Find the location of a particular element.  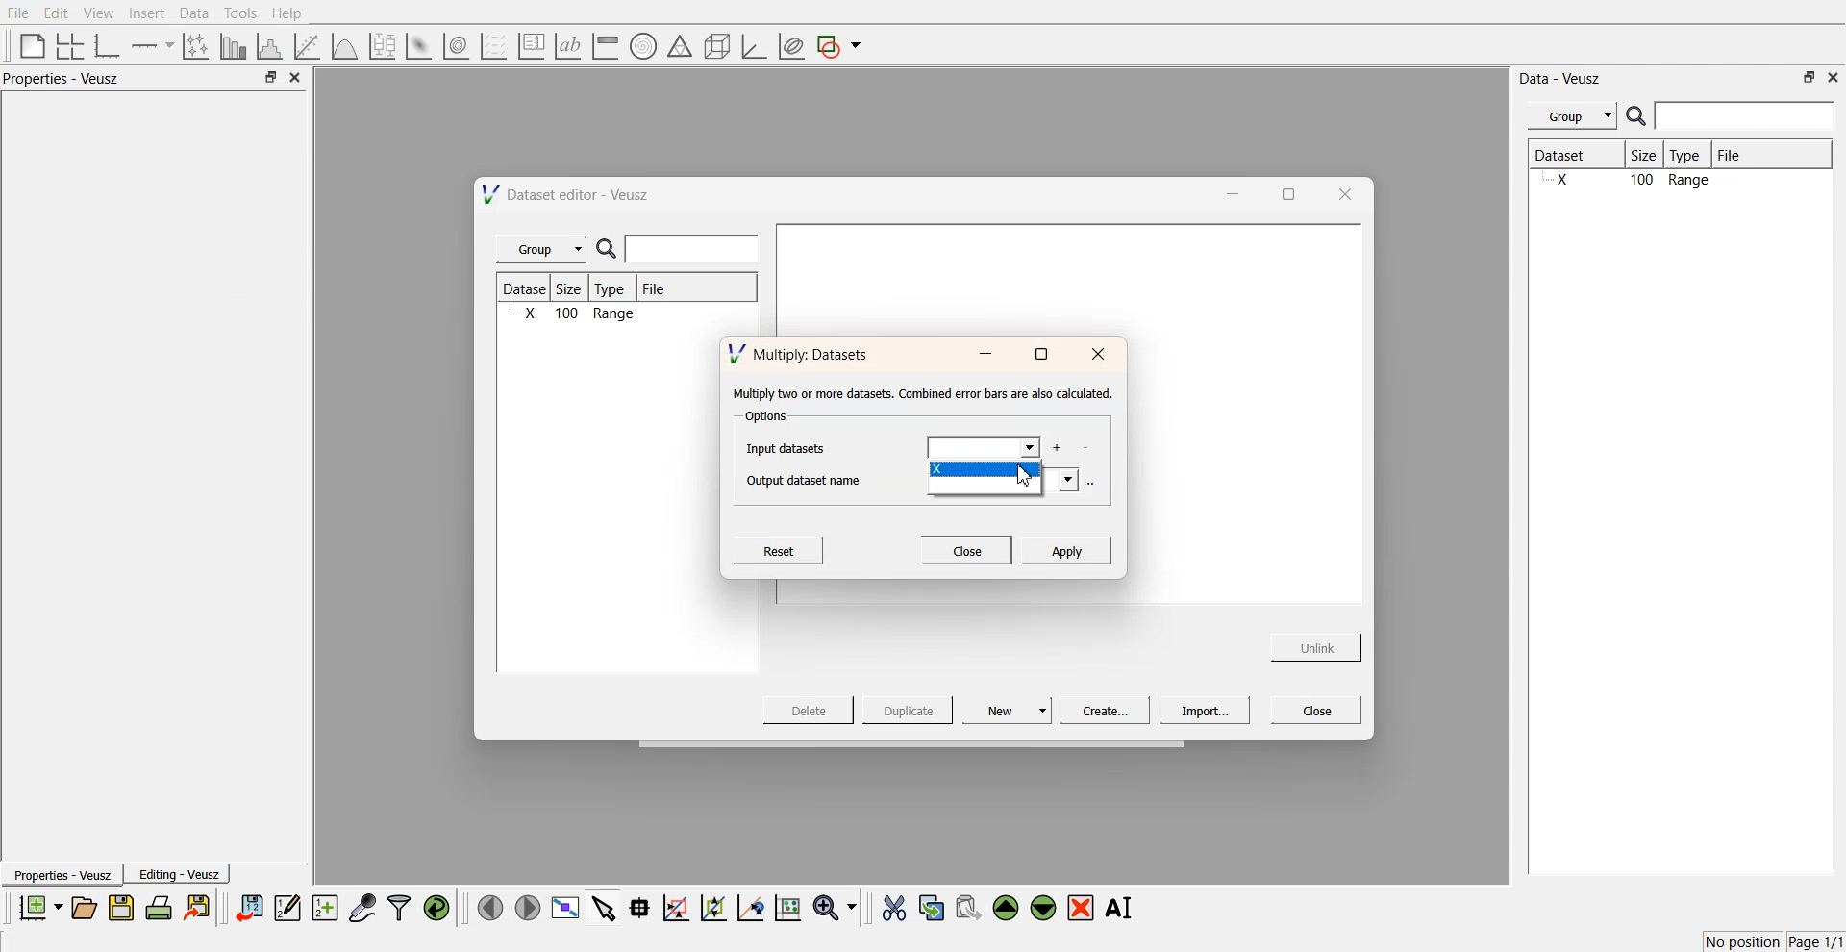

Page 1/1 is located at coordinates (1817, 942).